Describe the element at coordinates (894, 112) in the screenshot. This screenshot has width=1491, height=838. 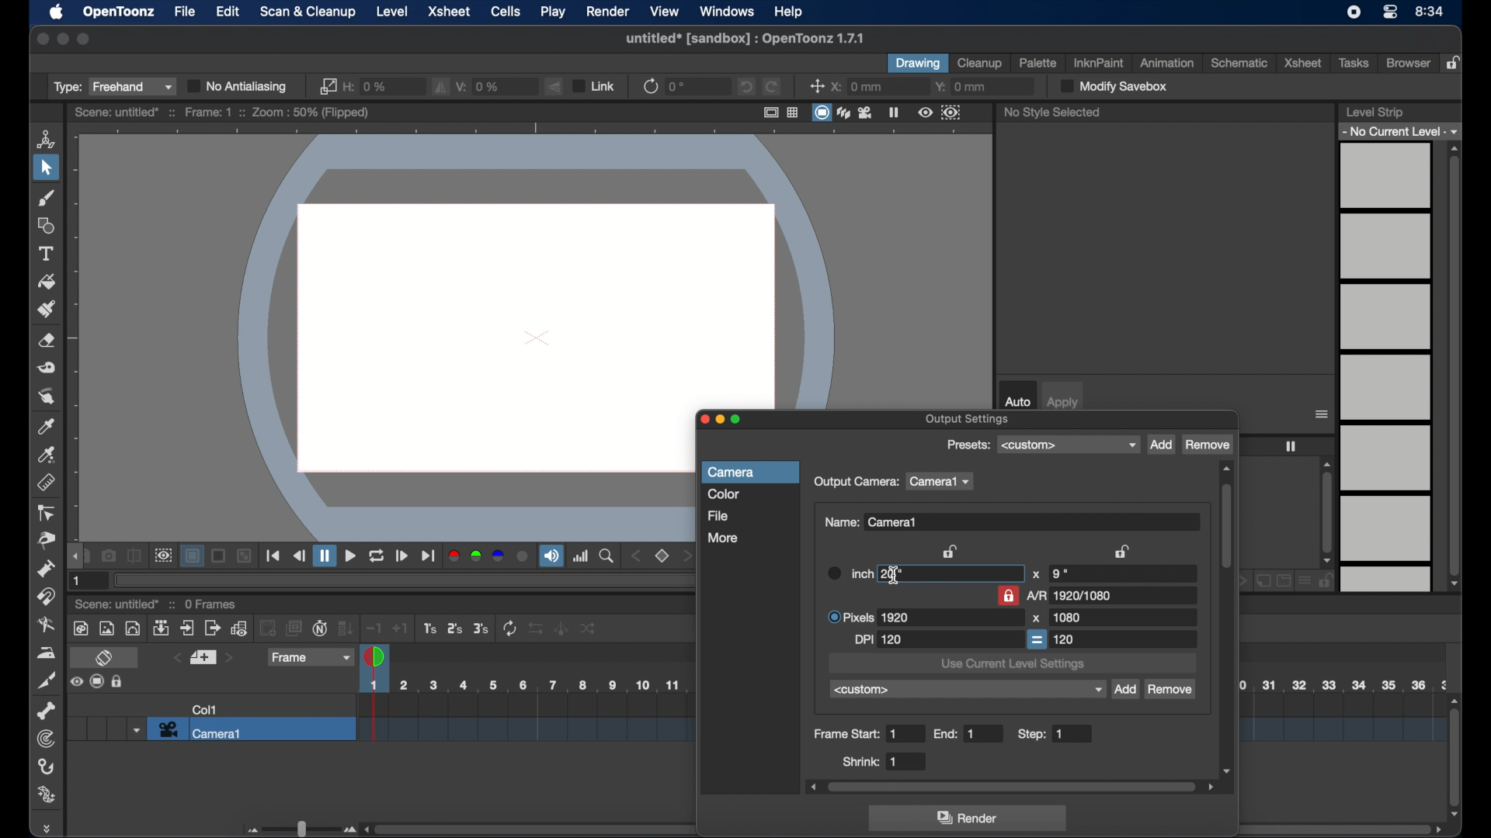
I see `freeze` at that location.